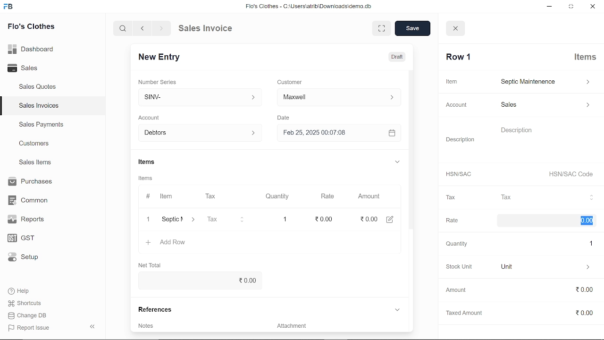 Image resolution: width=604 pixels, height=340 pixels. What do you see at coordinates (461, 138) in the screenshot?
I see `Description` at bounding box center [461, 138].